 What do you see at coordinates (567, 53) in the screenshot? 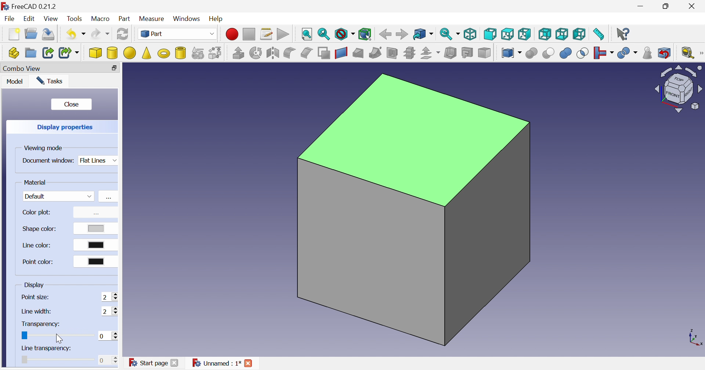
I see `Union` at bounding box center [567, 53].